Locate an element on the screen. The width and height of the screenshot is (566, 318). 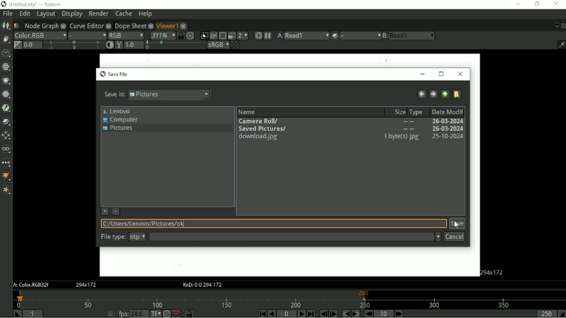
Set the time display format is located at coordinates (155, 314).